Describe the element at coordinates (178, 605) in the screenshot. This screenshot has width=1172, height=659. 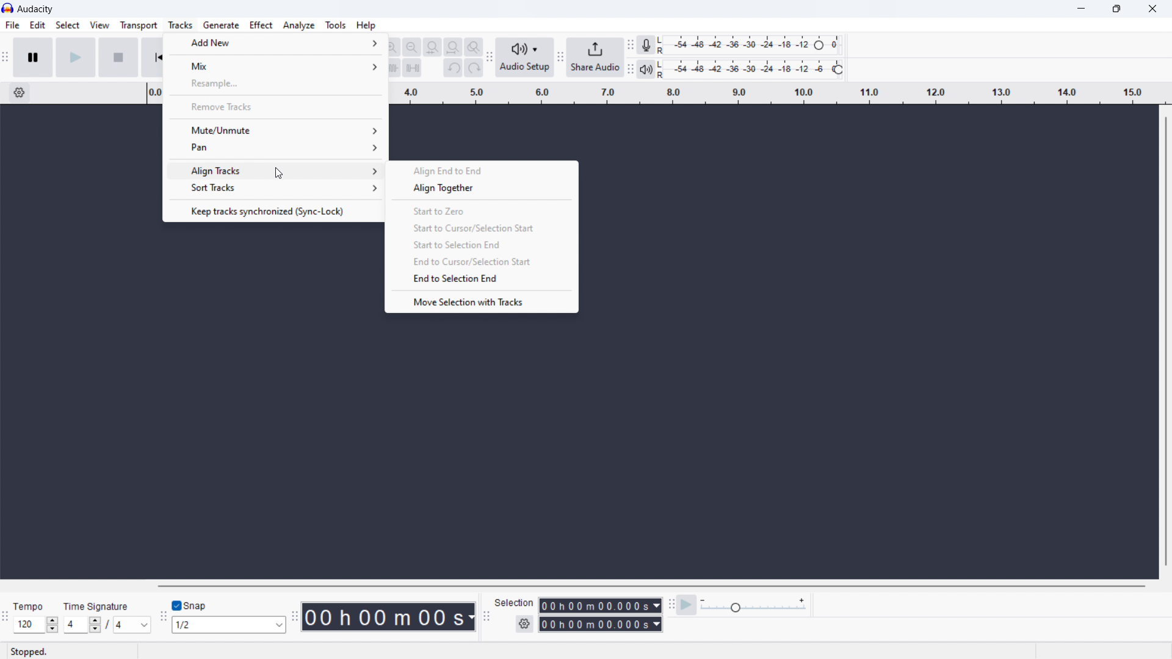
I see `checkbox` at that location.